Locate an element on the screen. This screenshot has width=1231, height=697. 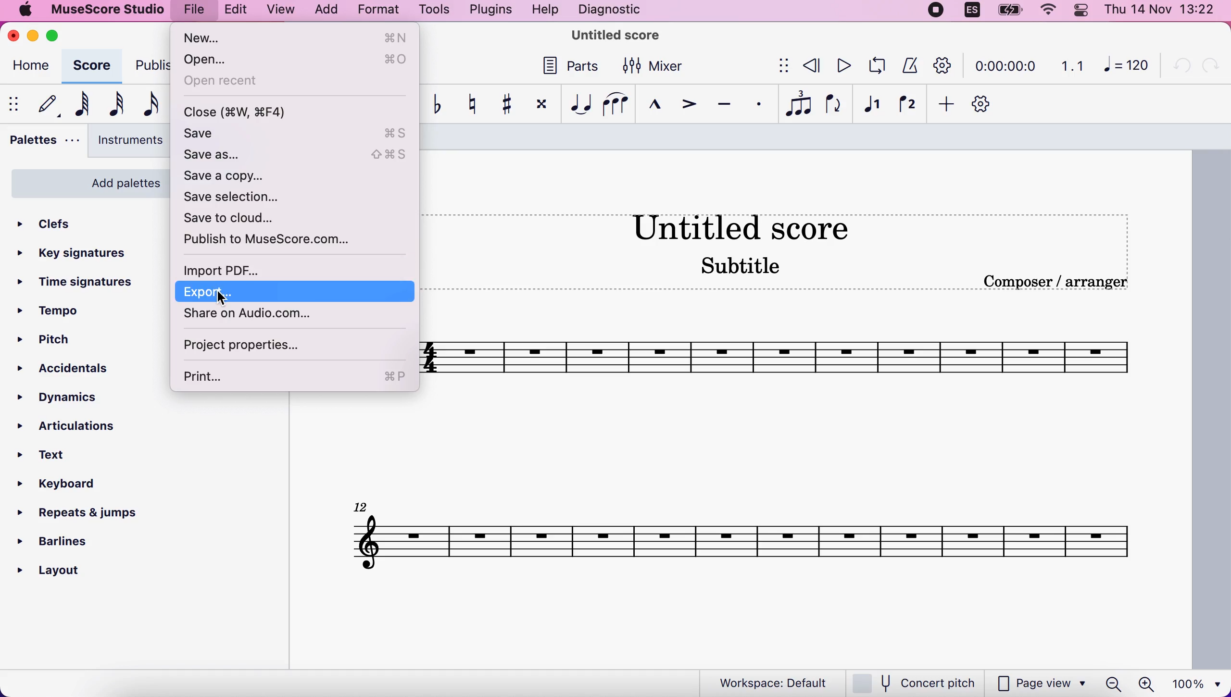
articulations is located at coordinates (66, 426).